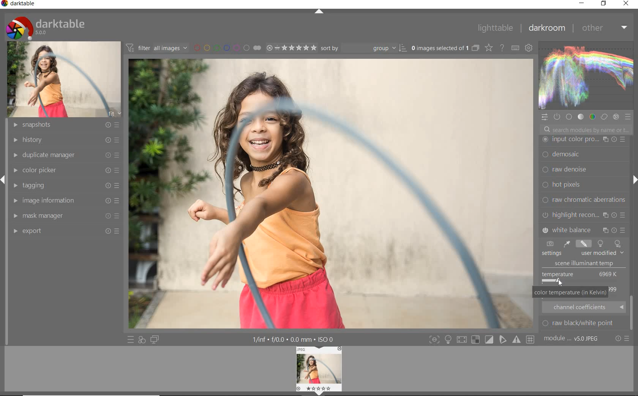 The width and height of the screenshot is (638, 396). Describe the element at coordinates (156, 339) in the screenshot. I see `display a second darkroom image window` at that location.